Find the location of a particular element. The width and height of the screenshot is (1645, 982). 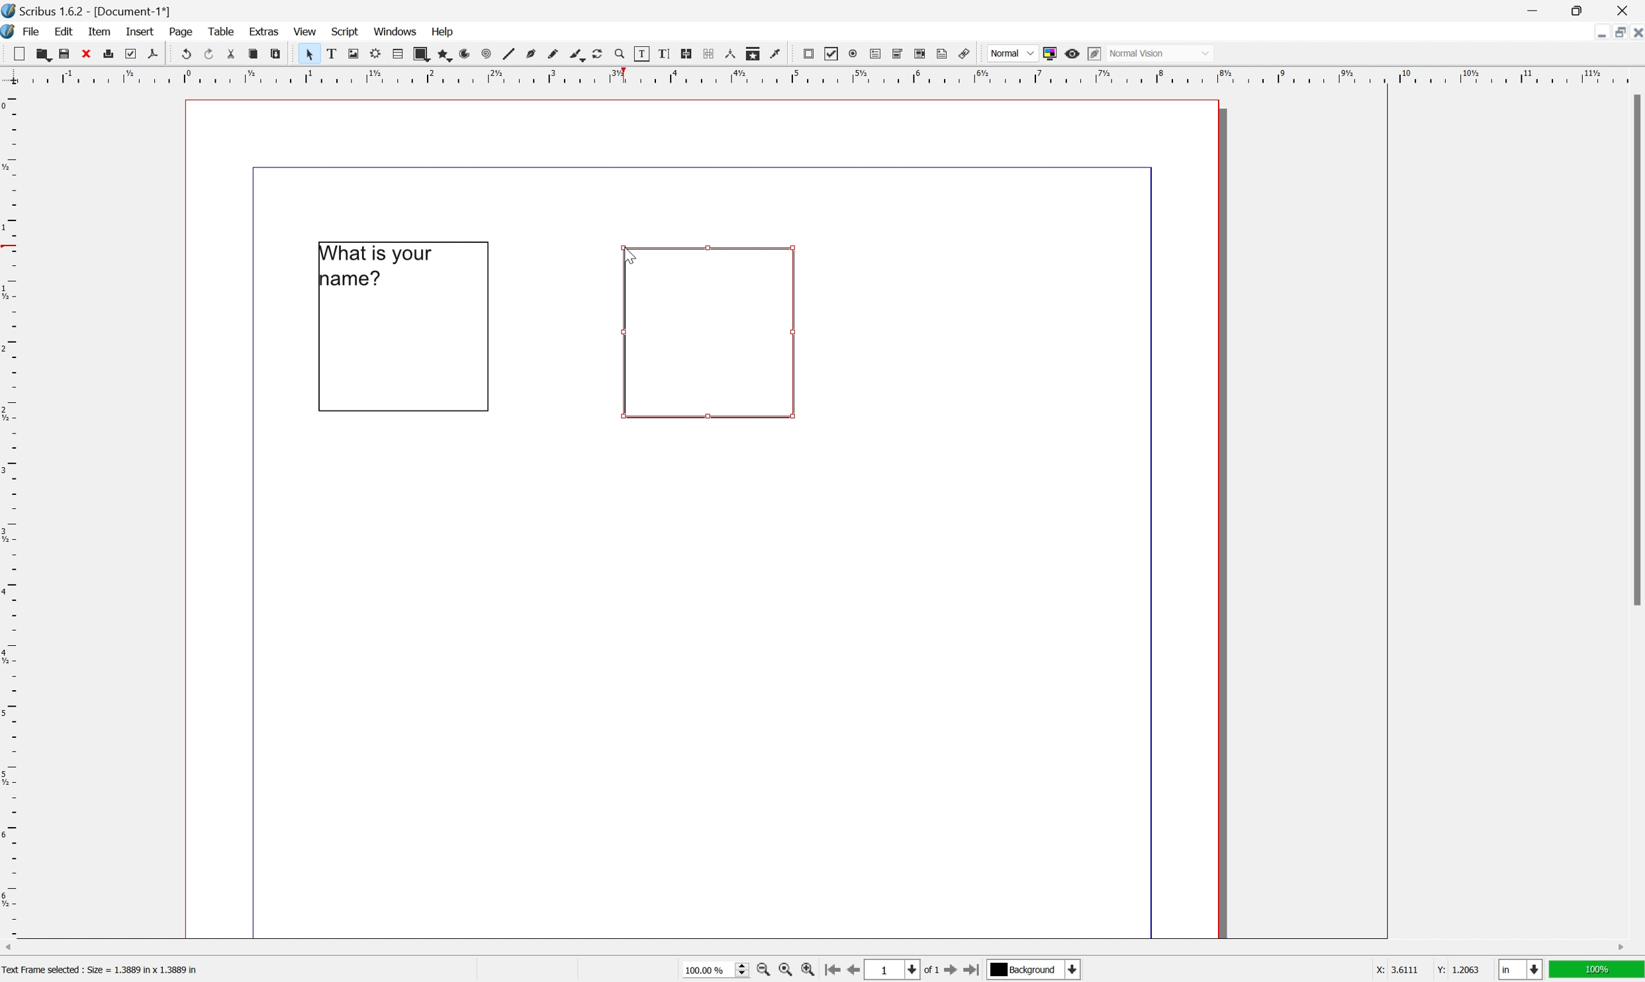

scroll bar is located at coordinates (814, 948).